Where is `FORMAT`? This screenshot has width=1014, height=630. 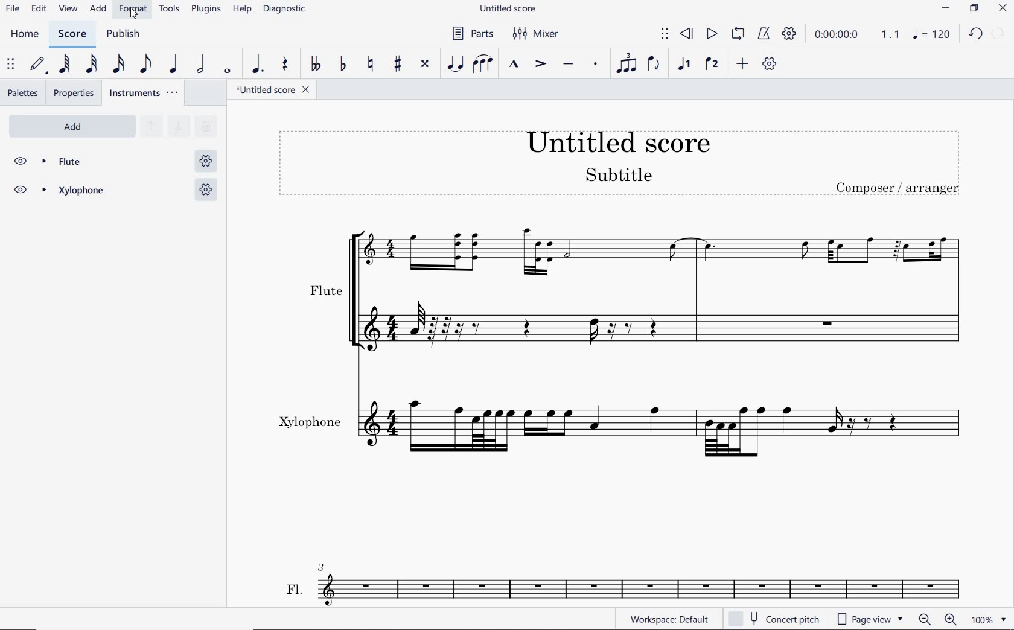
FORMAT is located at coordinates (133, 10).